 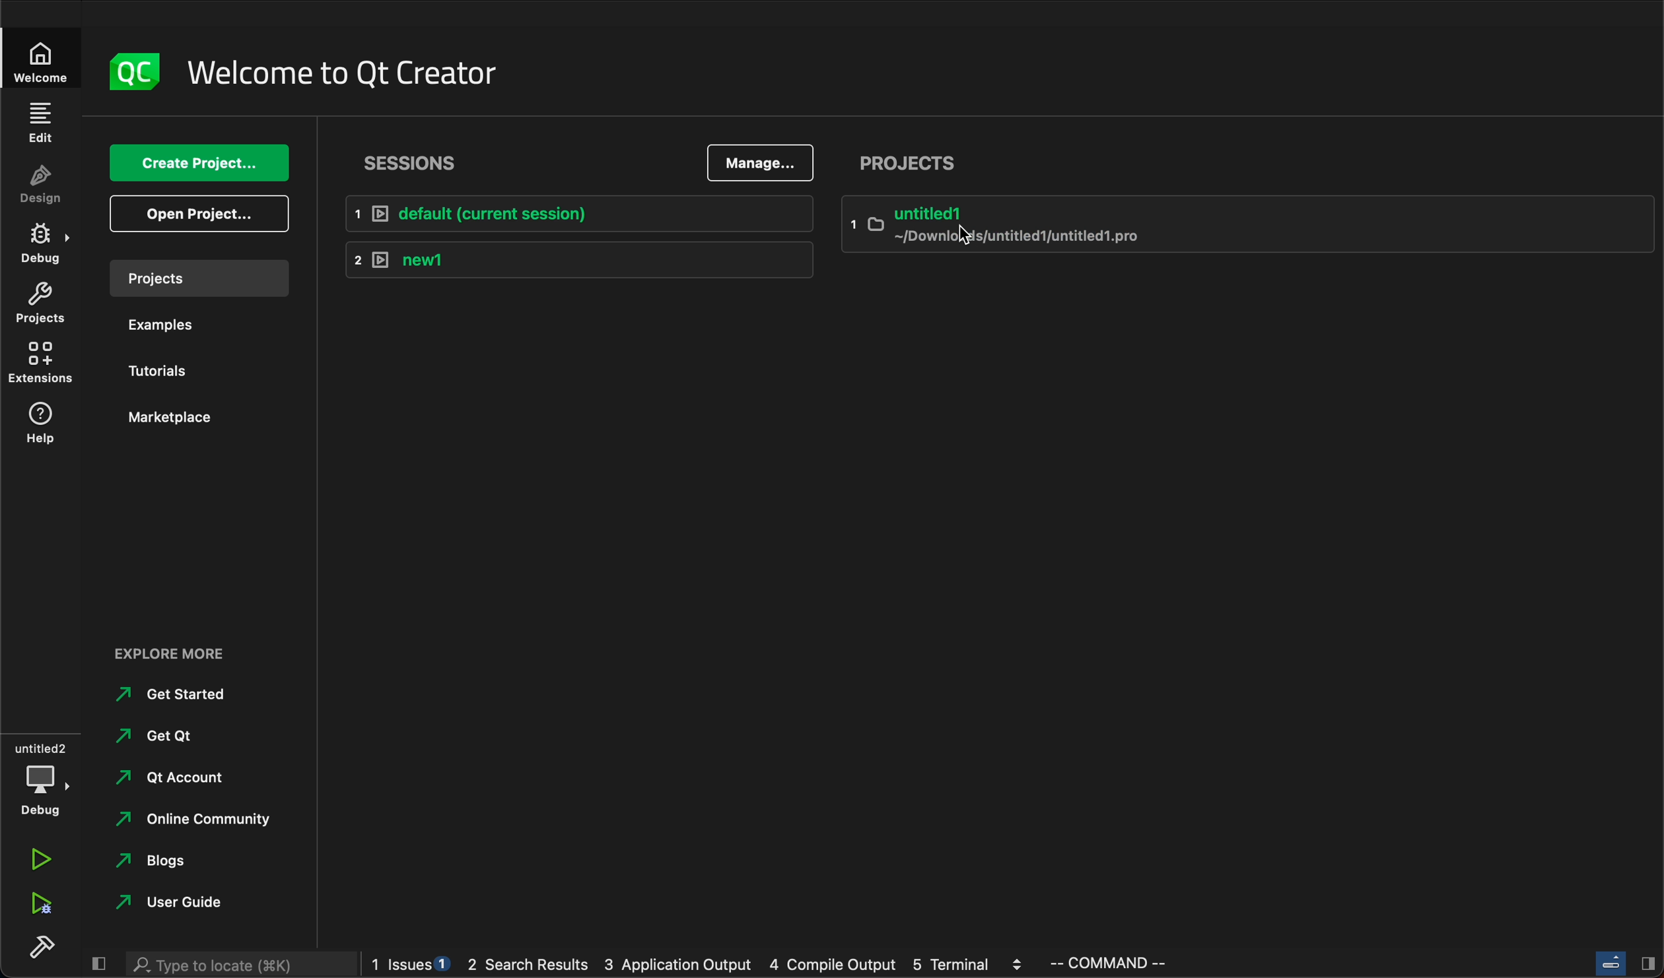 What do you see at coordinates (911, 160) in the screenshot?
I see `projects` at bounding box center [911, 160].